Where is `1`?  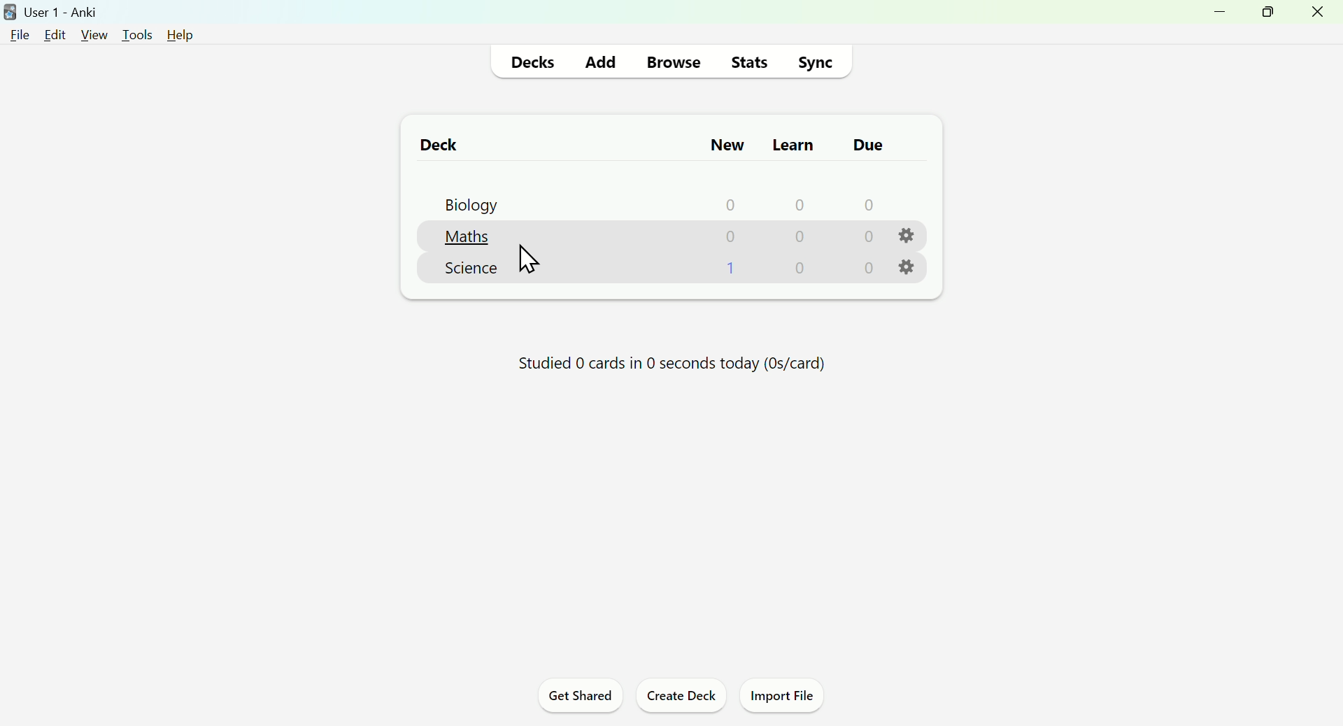
1 is located at coordinates (733, 267).